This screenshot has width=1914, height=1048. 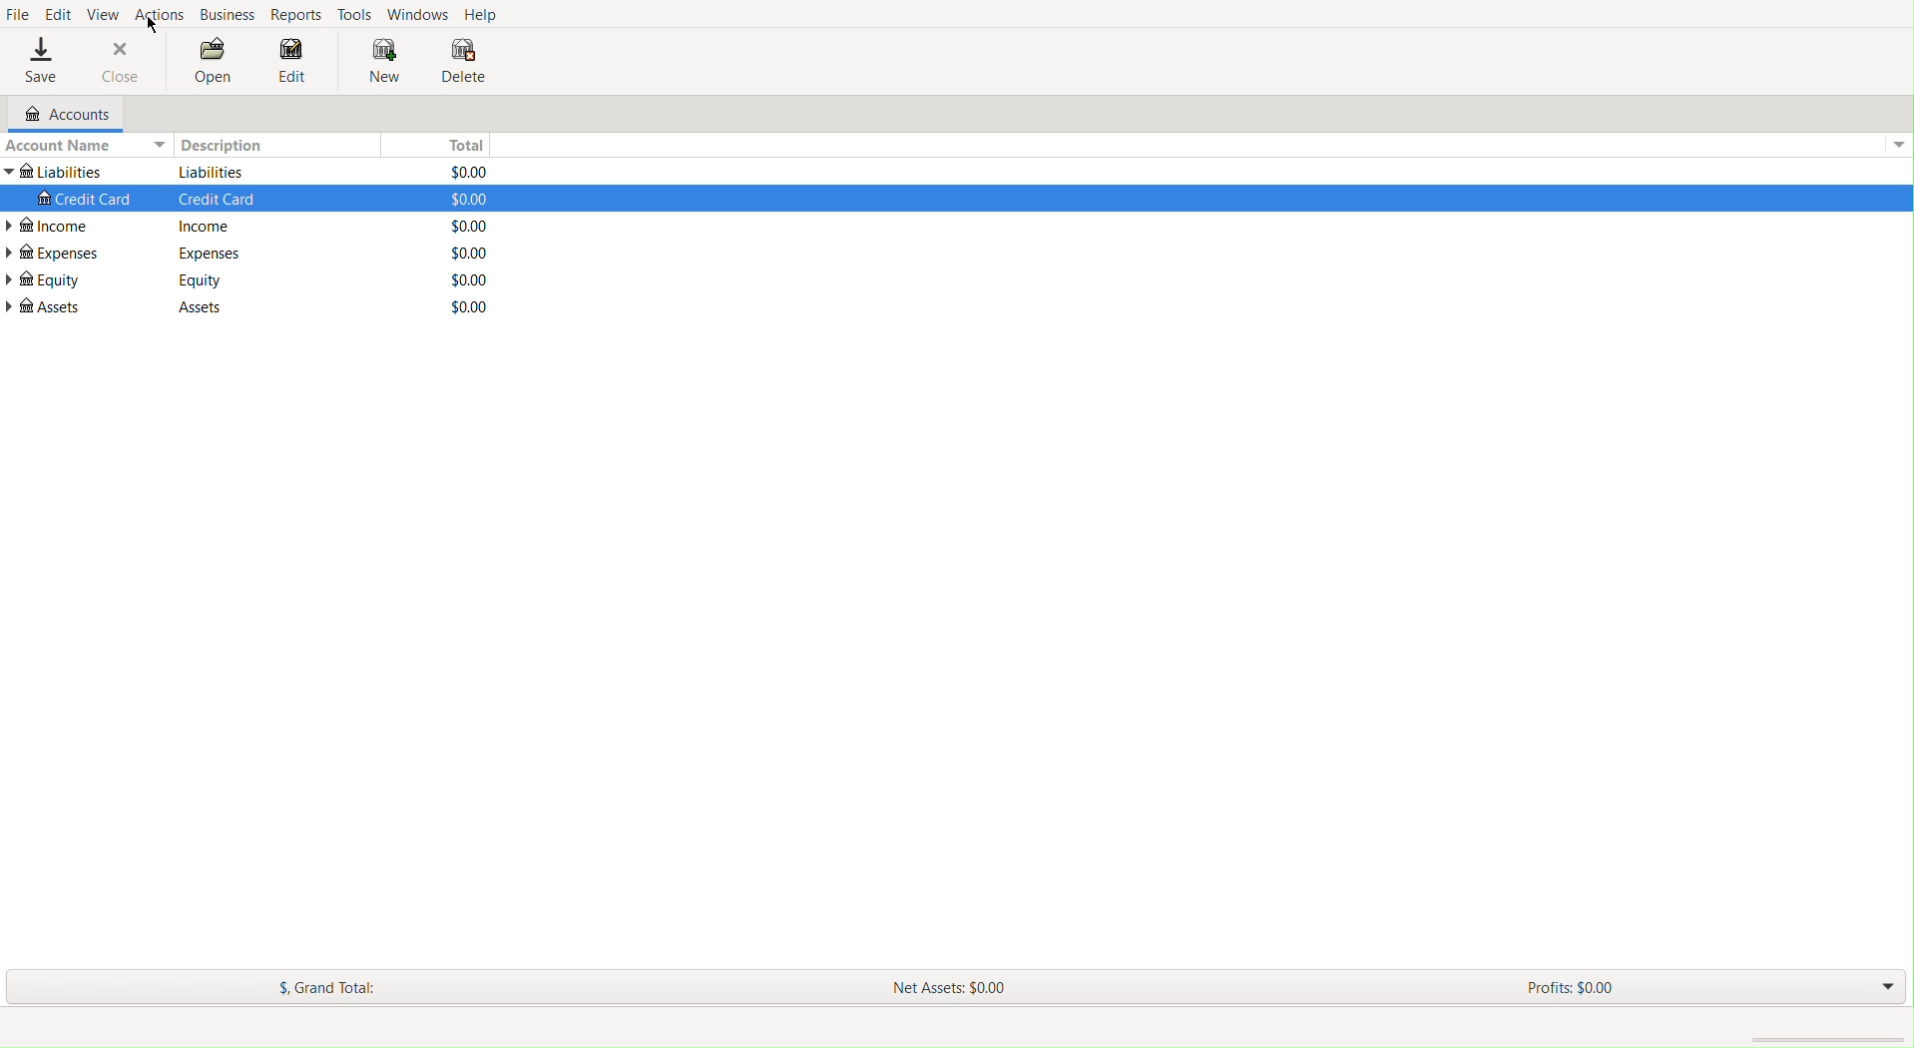 I want to click on Accounts, so click(x=59, y=115).